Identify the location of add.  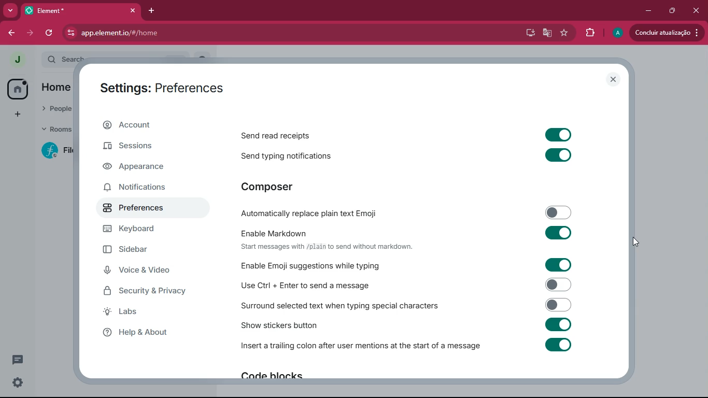
(16, 115).